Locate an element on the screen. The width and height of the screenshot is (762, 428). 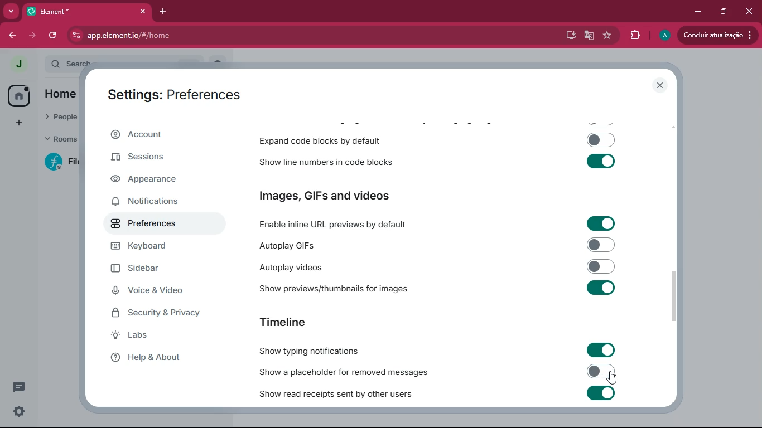
toggle on/off is located at coordinates (601, 140).